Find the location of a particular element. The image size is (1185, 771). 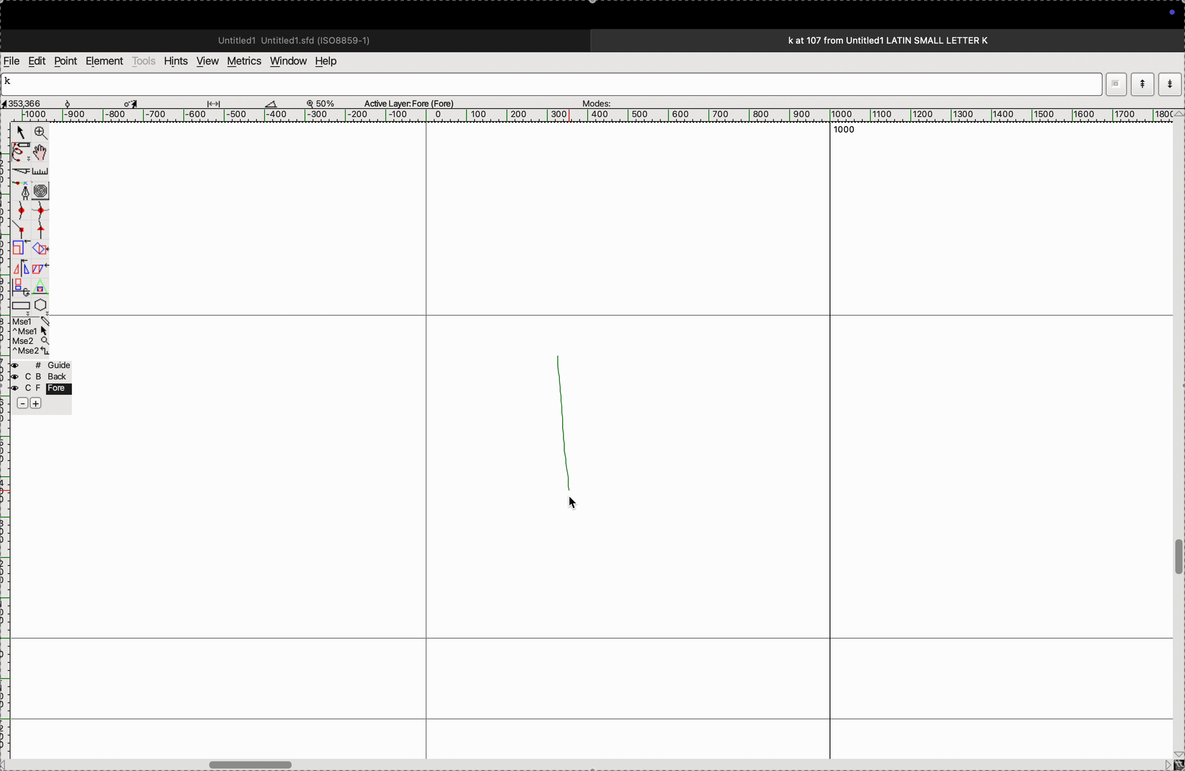

zoom is located at coordinates (39, 134).